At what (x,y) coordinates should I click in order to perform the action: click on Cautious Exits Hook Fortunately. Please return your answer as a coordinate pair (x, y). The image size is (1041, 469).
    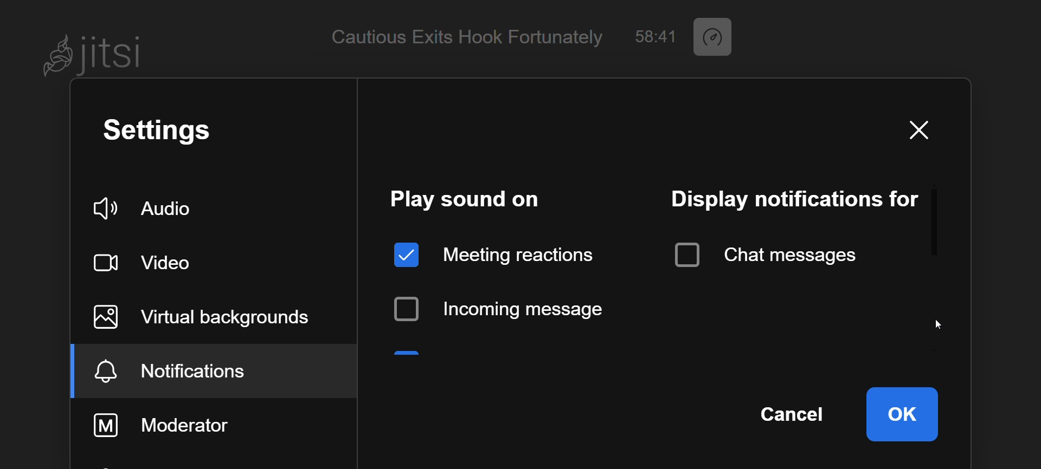
    Looking at the image, I should click on (465, 39).